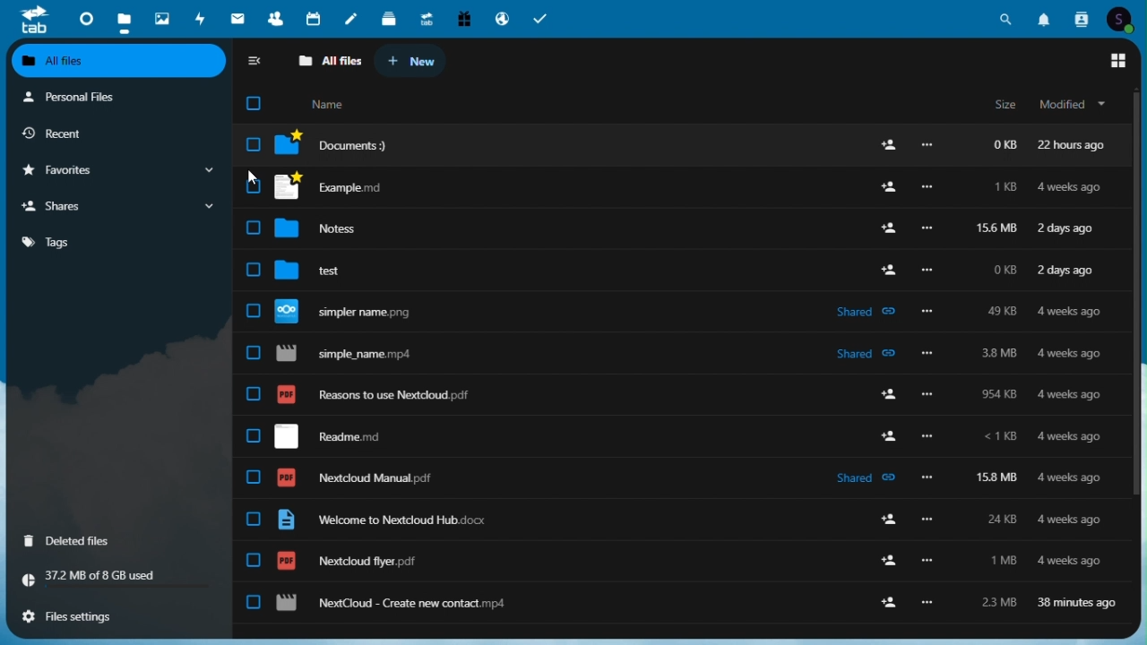 The image size is (1147, 645). I want to click on Account icon, so click(1120, 18).